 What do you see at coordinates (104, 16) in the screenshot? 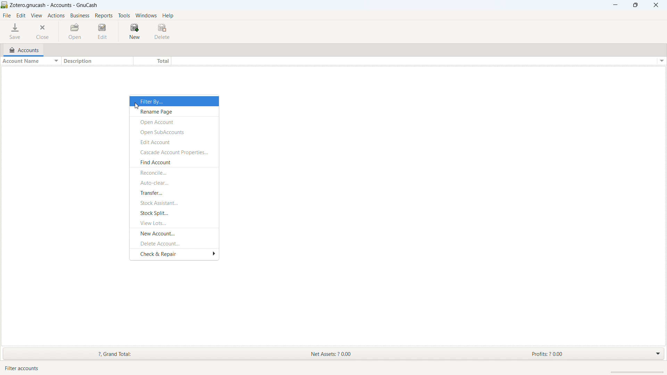
I see `reports` at bounding box center [104, 16].